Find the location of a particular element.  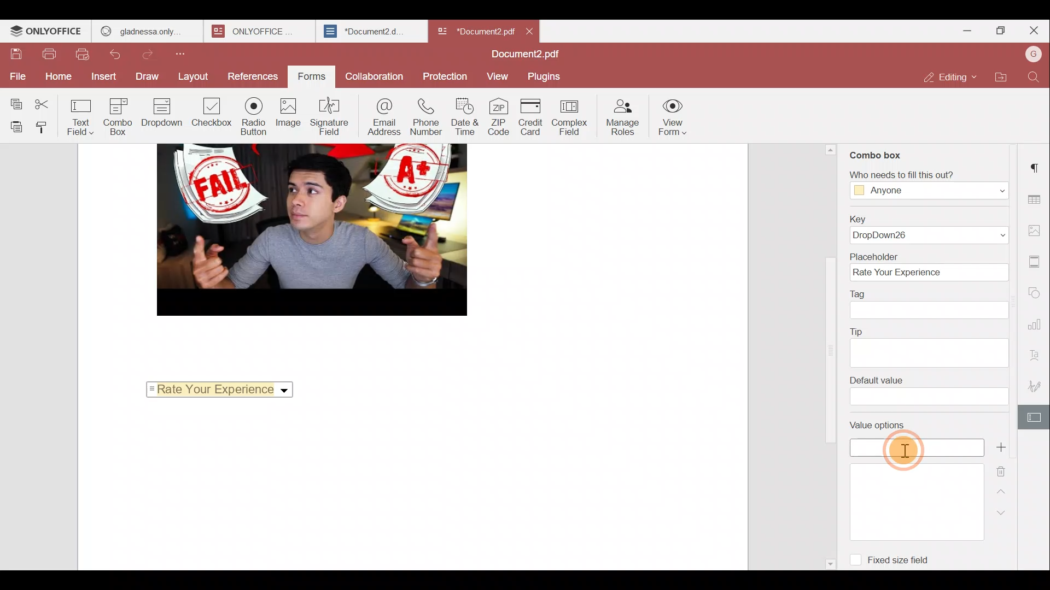

ONLYOFFICE is located at coordinates (252, 31).